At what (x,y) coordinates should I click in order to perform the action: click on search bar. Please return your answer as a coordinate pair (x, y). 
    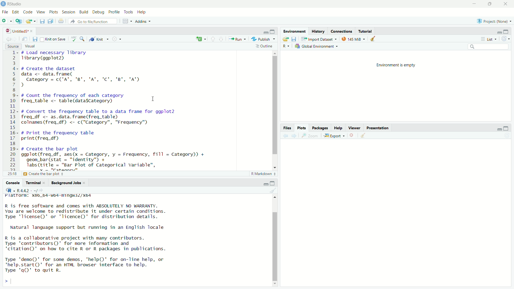
    Looking at the image, I should click on (487, 47).